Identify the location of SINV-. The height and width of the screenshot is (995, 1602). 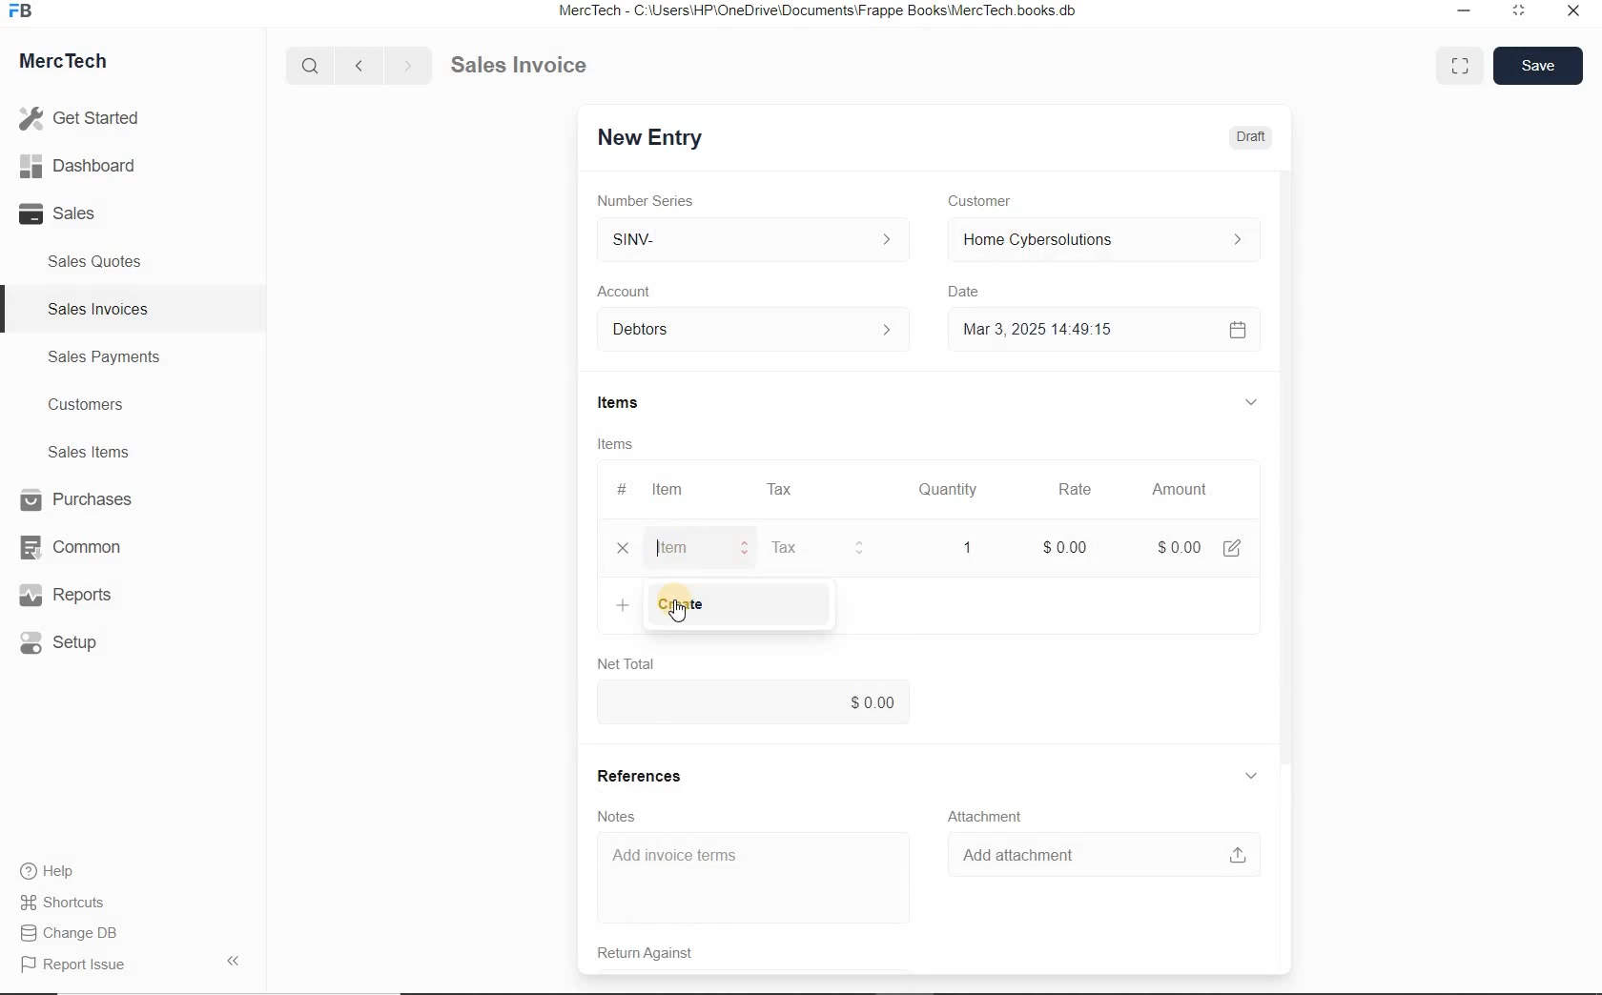
(751, 240).